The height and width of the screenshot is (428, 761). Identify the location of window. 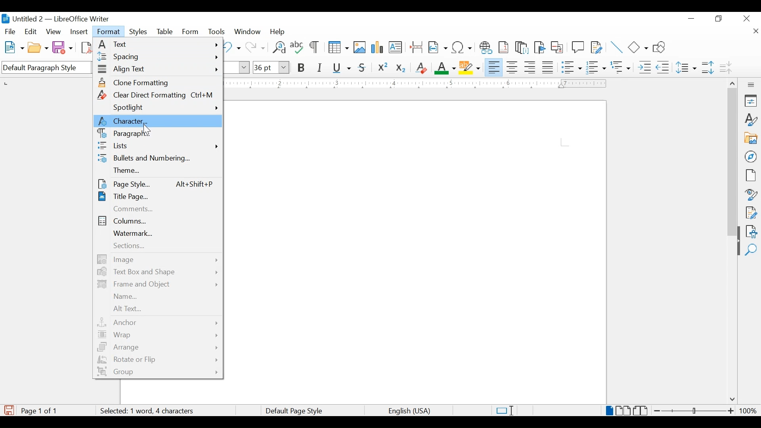
(248, 32).